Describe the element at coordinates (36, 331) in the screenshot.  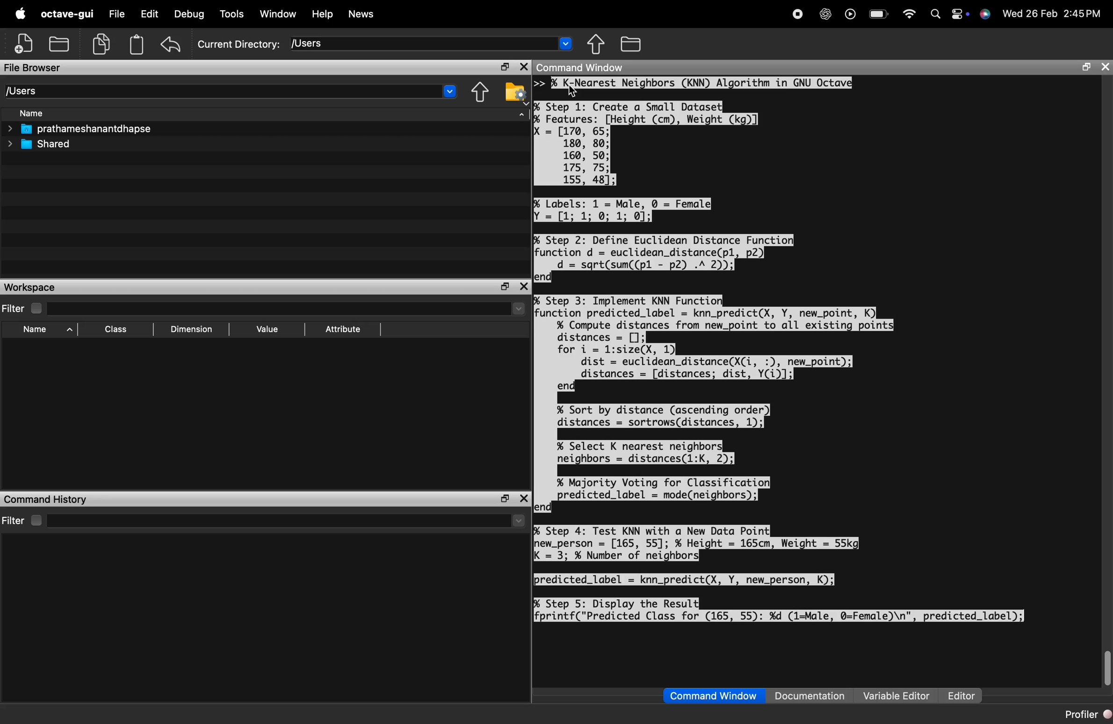
I see `Name` at that location.